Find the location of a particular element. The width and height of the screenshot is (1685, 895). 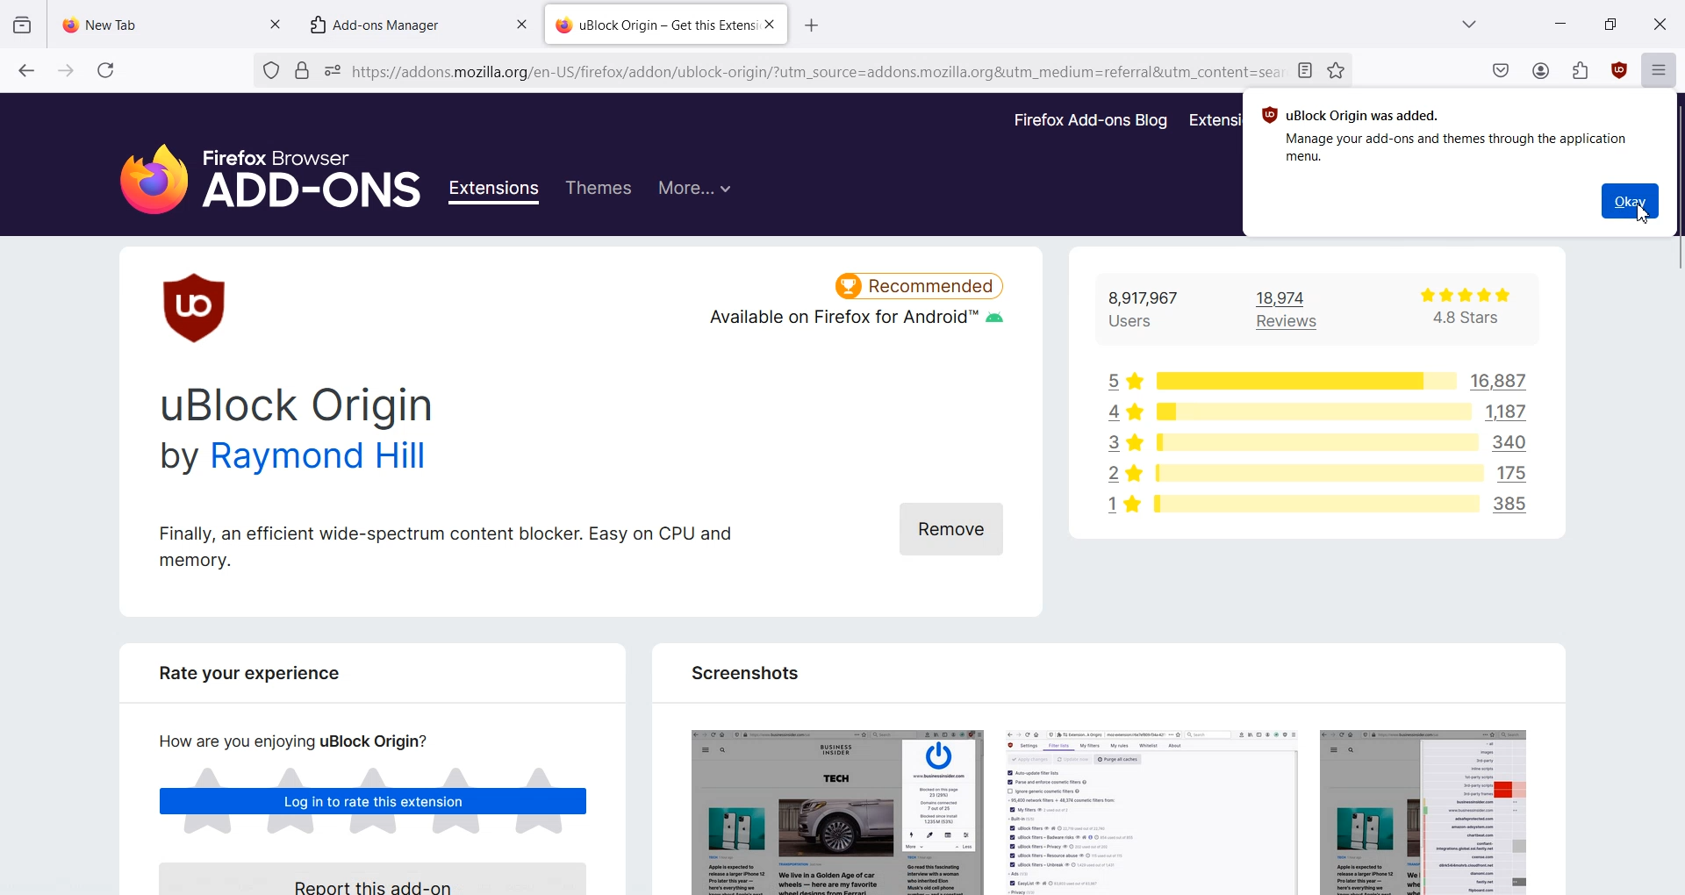

rating bar is located at coordinates (1312, 444).